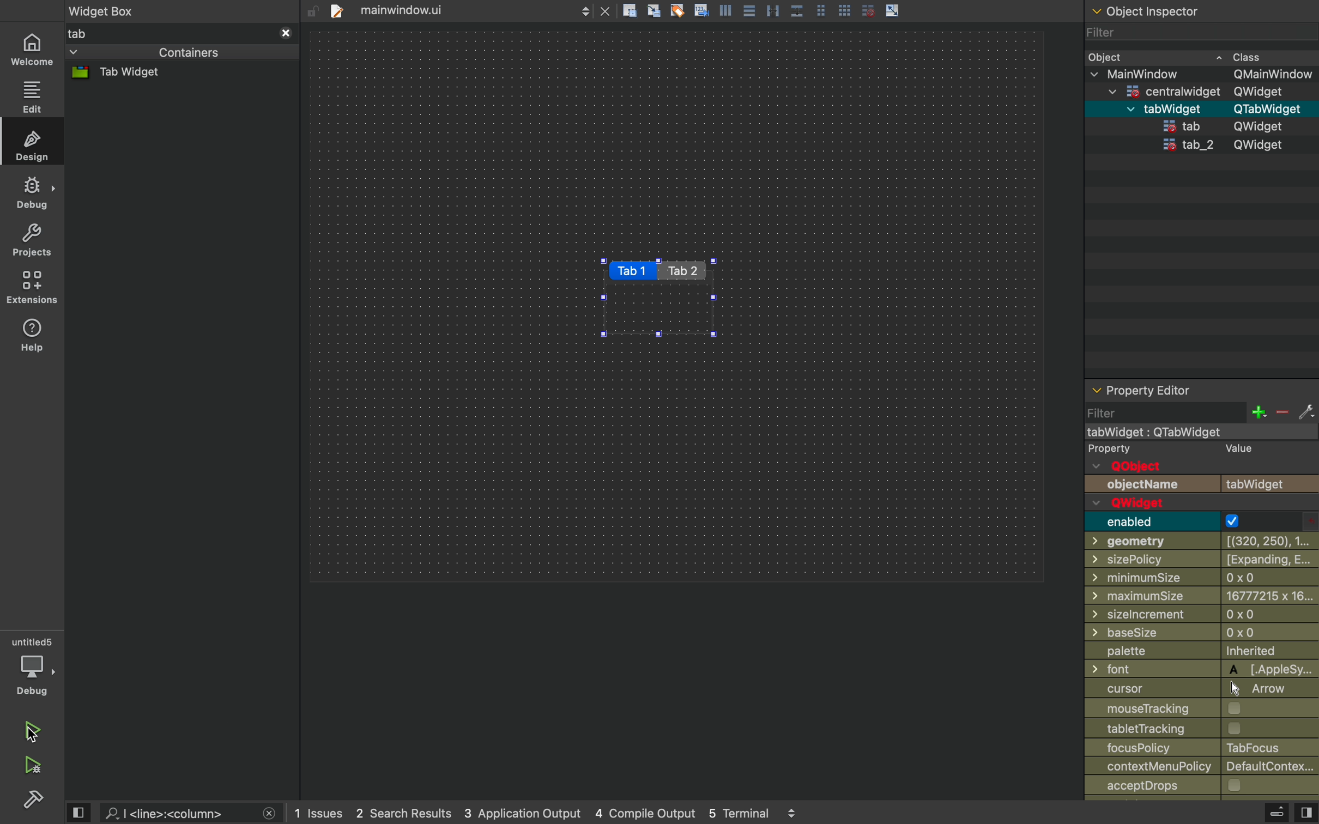 The height and width of the screenshot is (824, 1319). What do you see at coordinates (34, 240) in the screenshot?
I see `projects` at bounding box center [34, 240].